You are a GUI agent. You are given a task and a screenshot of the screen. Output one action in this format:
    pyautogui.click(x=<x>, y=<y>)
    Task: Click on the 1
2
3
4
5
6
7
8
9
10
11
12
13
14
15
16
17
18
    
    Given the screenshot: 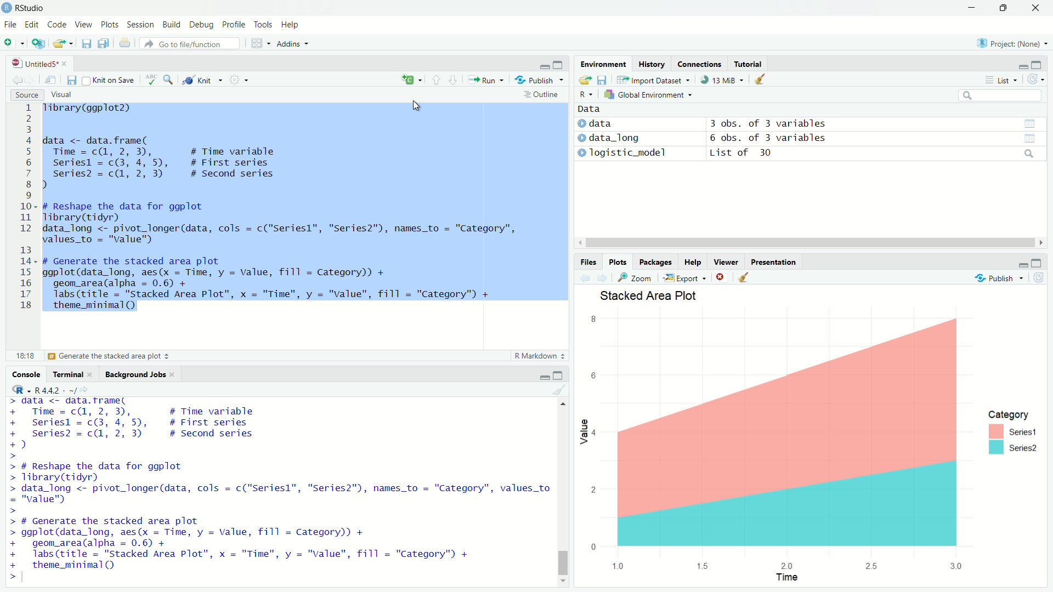 What is the action you would take?
    pyautogui.click(x=22, y=210)
    